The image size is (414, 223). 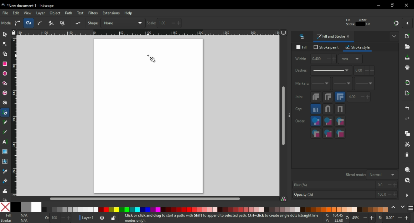 I want to click on close window, so click(x=407, y=5).